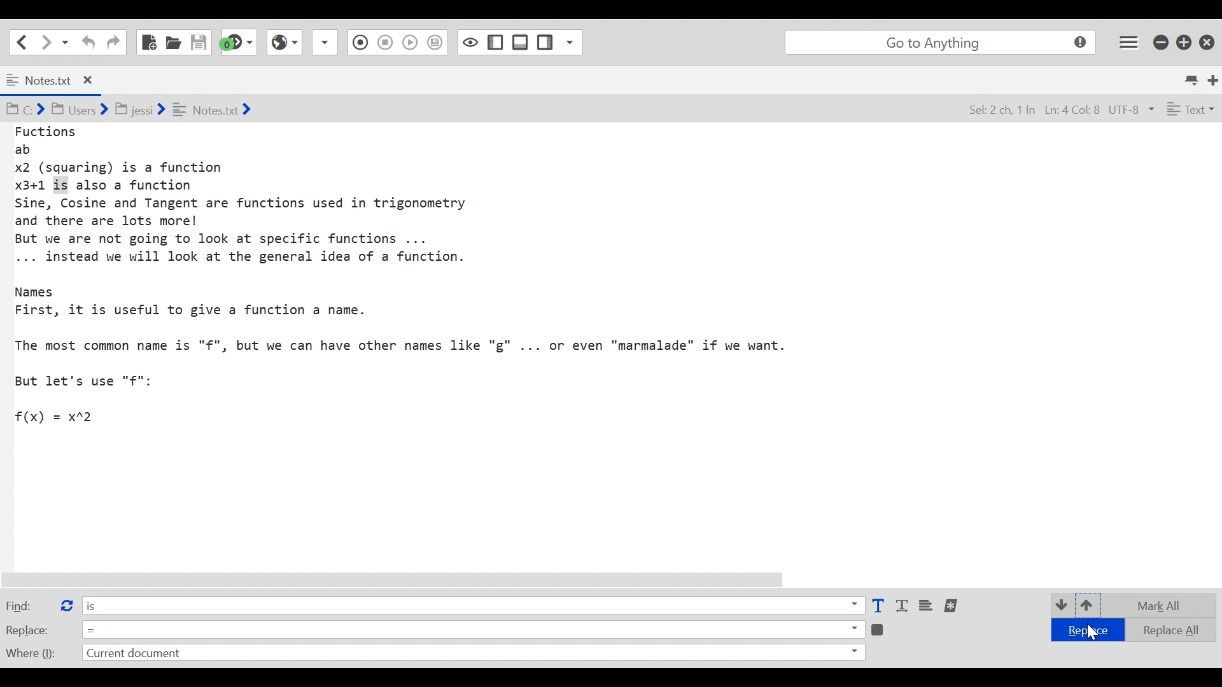 Image resolution: width=1222 pixels, height=687 pixels. What do you see at coordinates (326, 42) in the screenshot?
I see `Recording Macro` at bounding box center [326, 42].